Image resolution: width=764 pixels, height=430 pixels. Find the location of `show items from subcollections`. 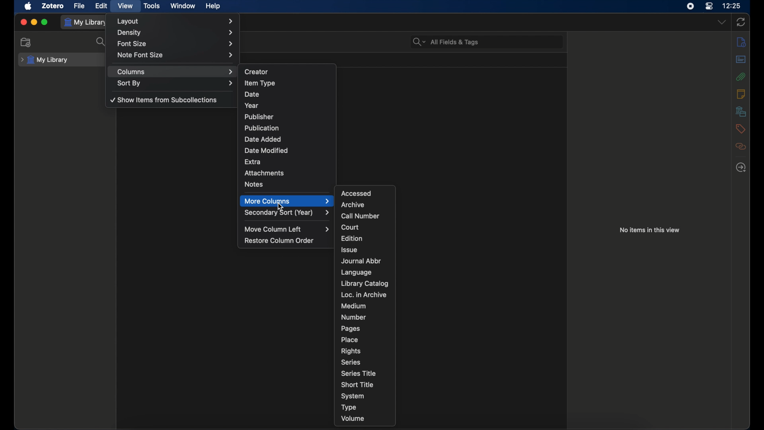

show items from subcollections is located at coordinates (163, 100).